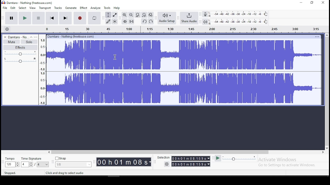 The width and height of the screenshot is (330, 185). Describe the element at coordinates (80, 18) in the screenshot. I see `record` at that location.